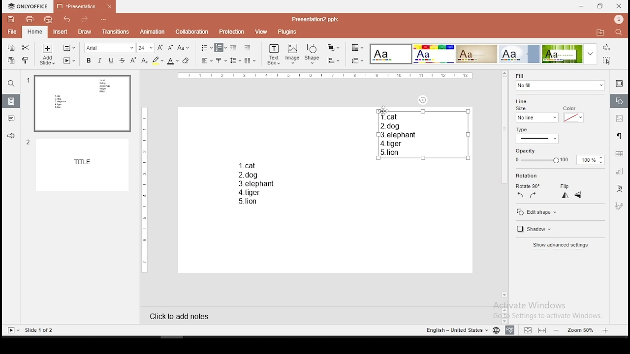  Describe the element at coordinates (560, 211) in the screenshot. I see `edit shape` at that location.